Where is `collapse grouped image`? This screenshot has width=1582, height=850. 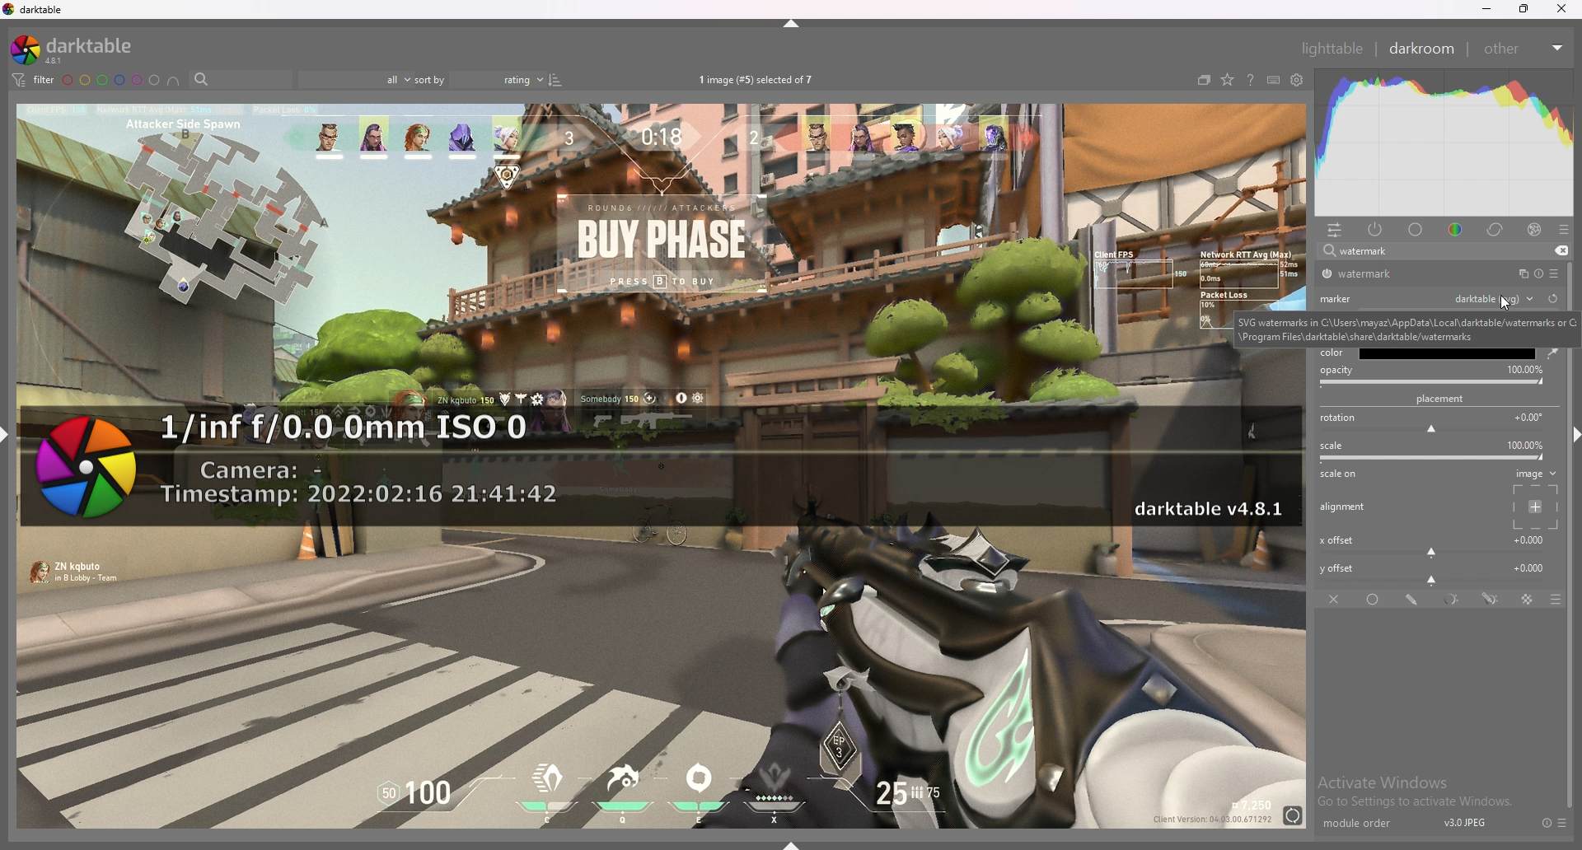
collapse grouped image is located at coordinates (1204, 80).